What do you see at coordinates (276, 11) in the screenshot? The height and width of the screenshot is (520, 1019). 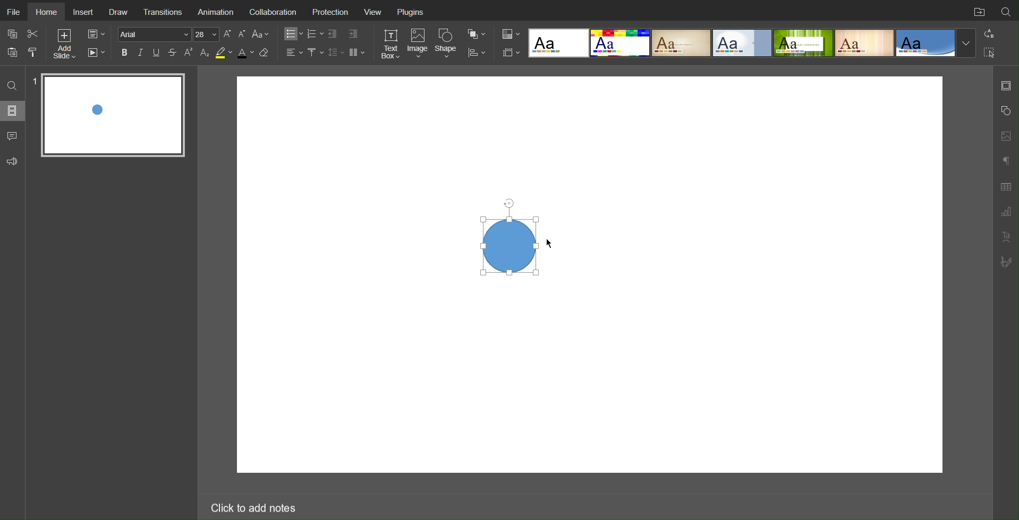 I see `Collaboration` at bounding box center [276, 11].